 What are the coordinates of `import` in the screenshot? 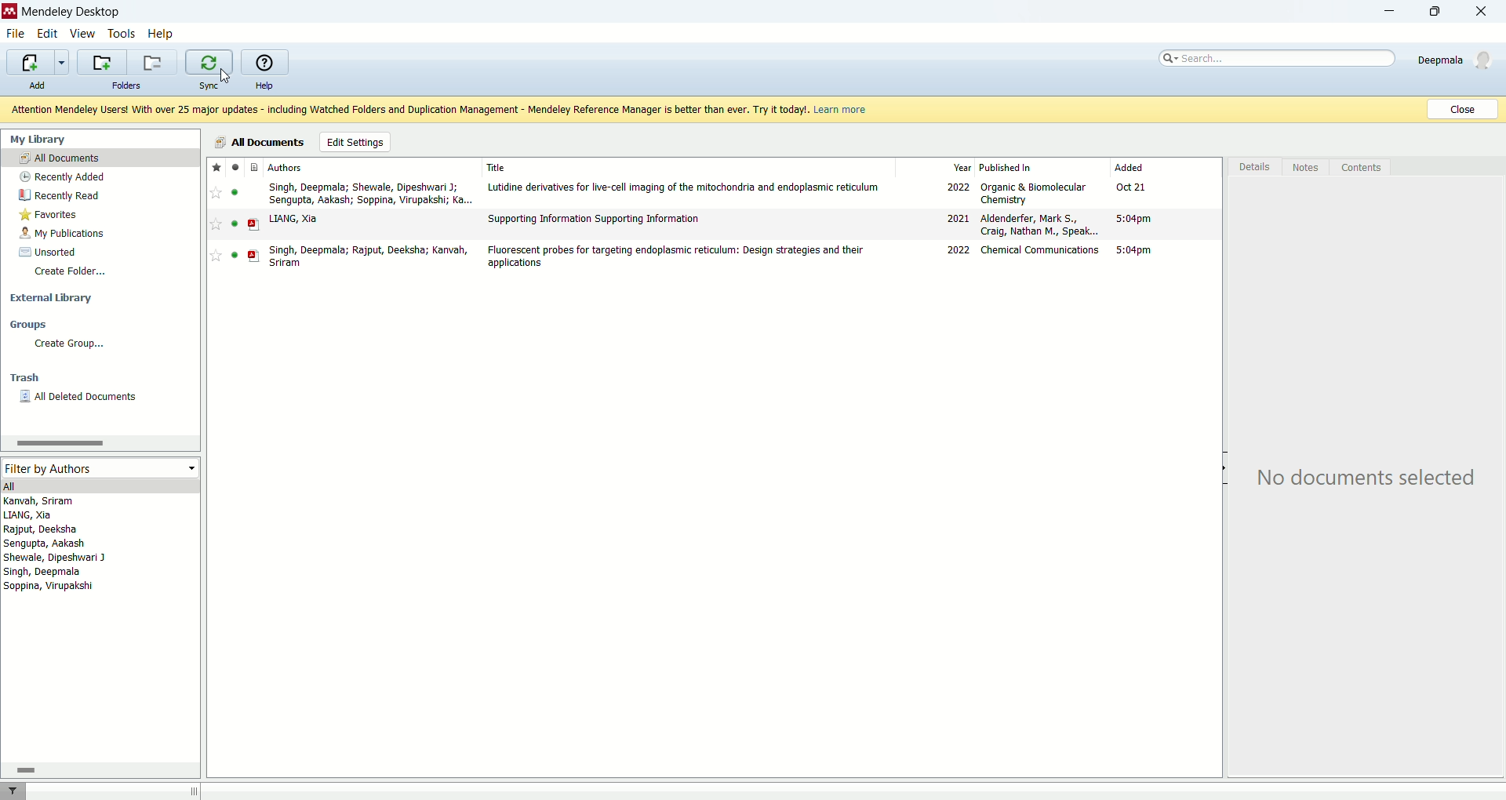 It's located at (35, 61).